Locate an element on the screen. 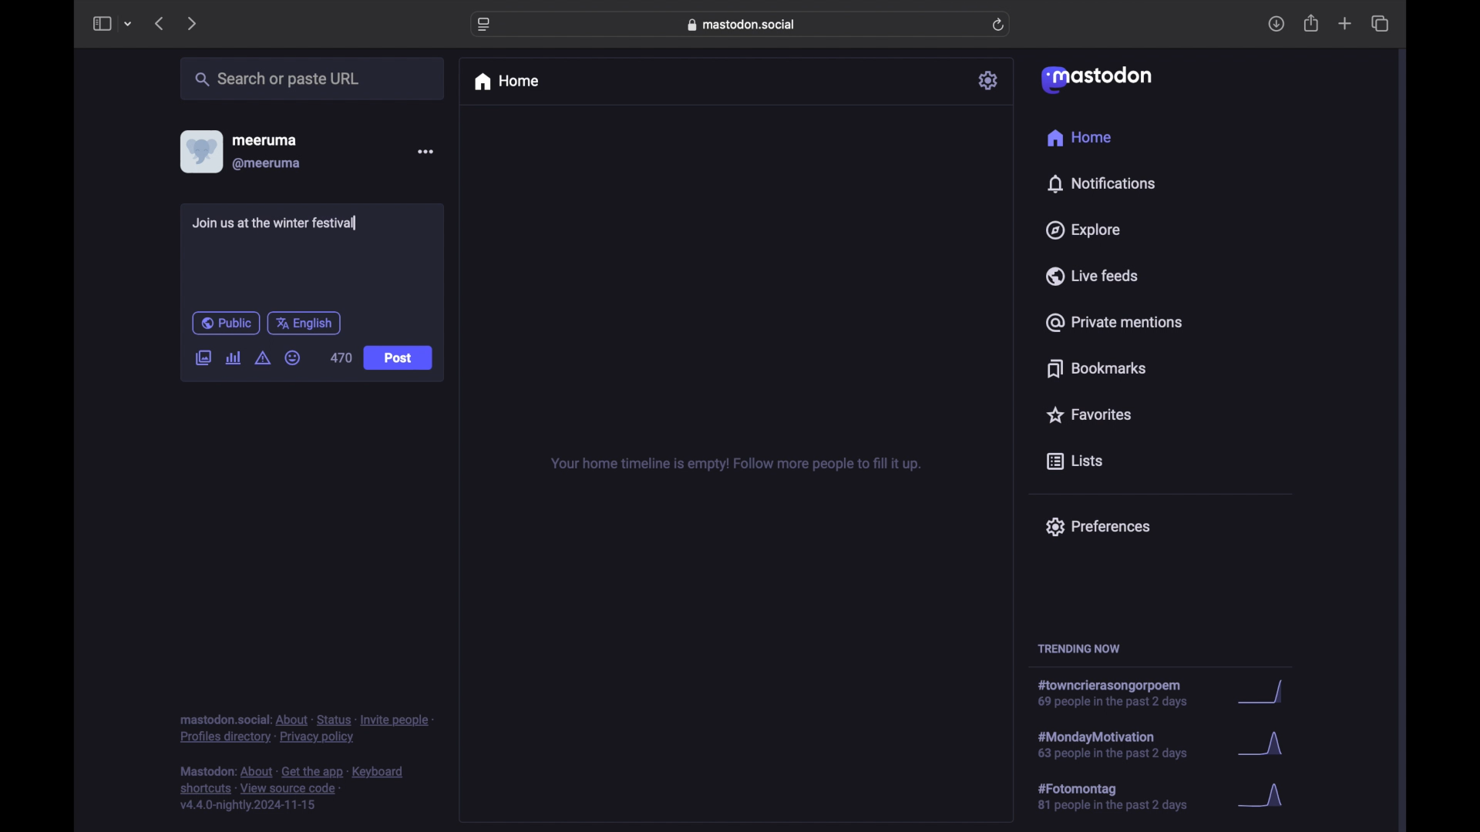 The width and height of the screenshot is (1480, 832). 470 is located at coordinates (341, 357).